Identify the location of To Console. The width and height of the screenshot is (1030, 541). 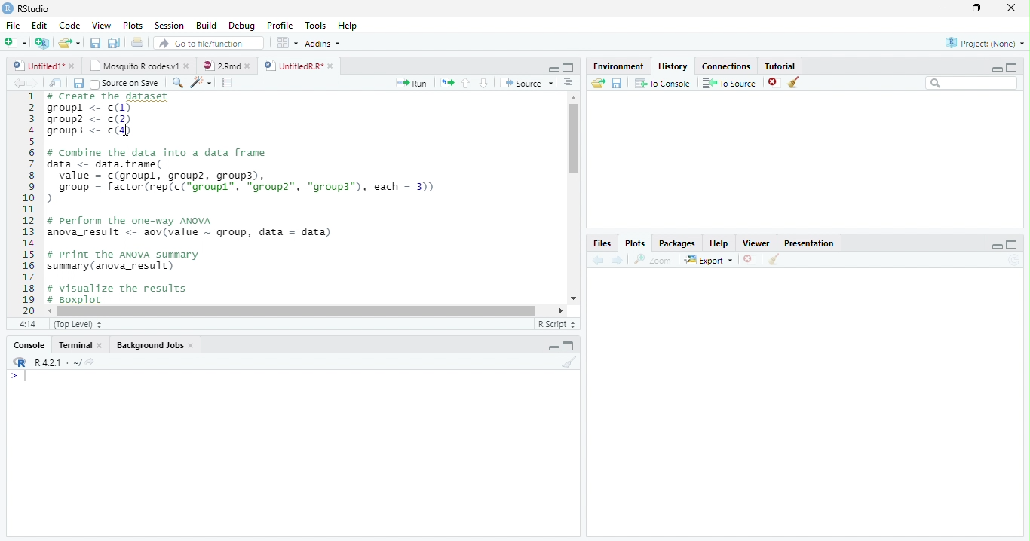
(663, 83).